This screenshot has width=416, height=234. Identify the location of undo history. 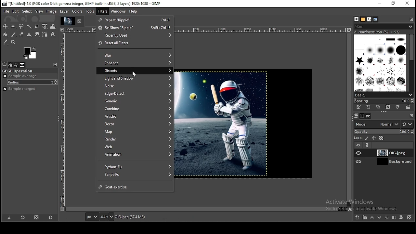
(17, 65).